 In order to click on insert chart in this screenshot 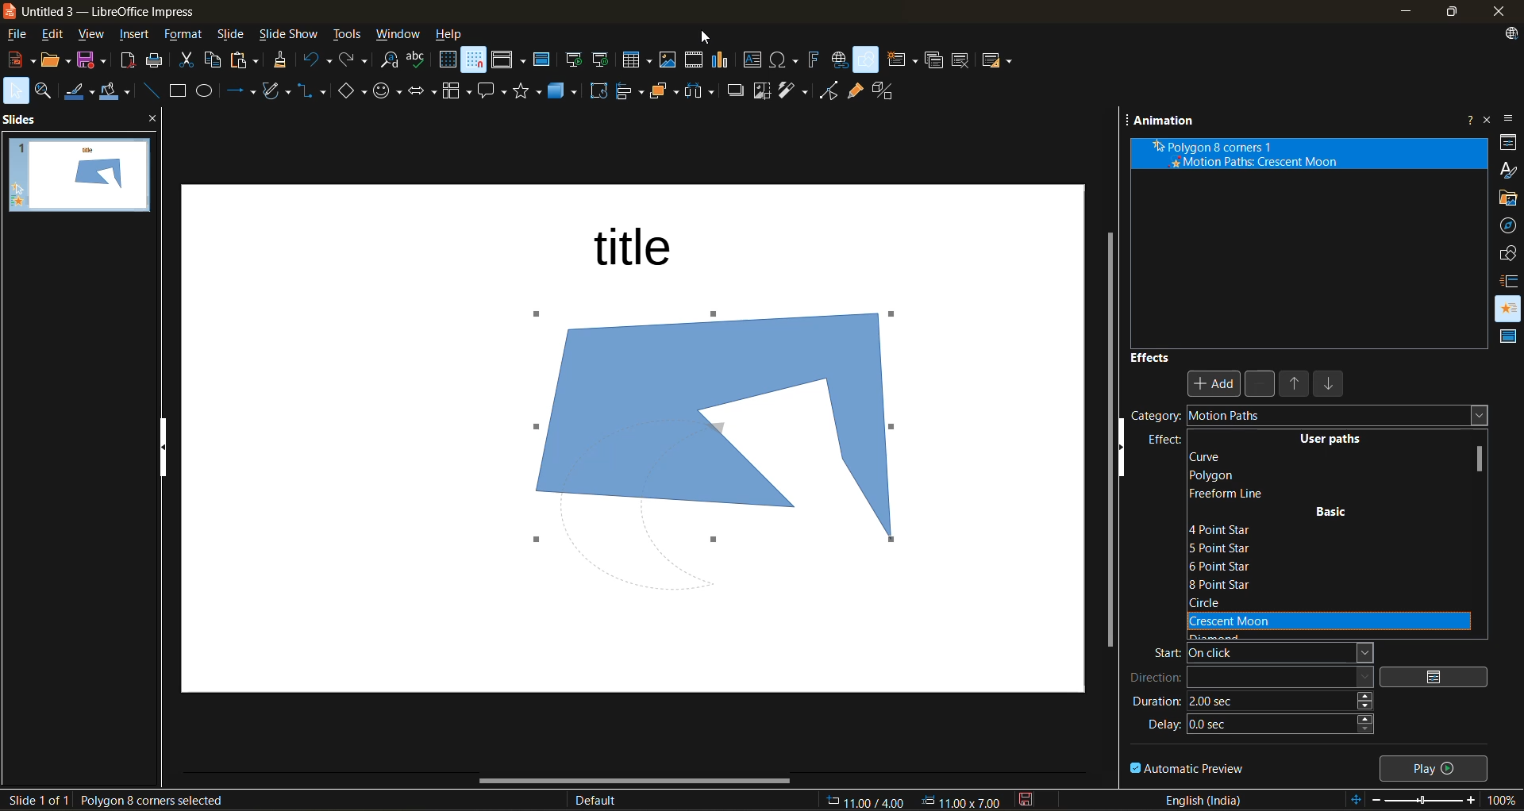, I will do `click(720, 60)`.